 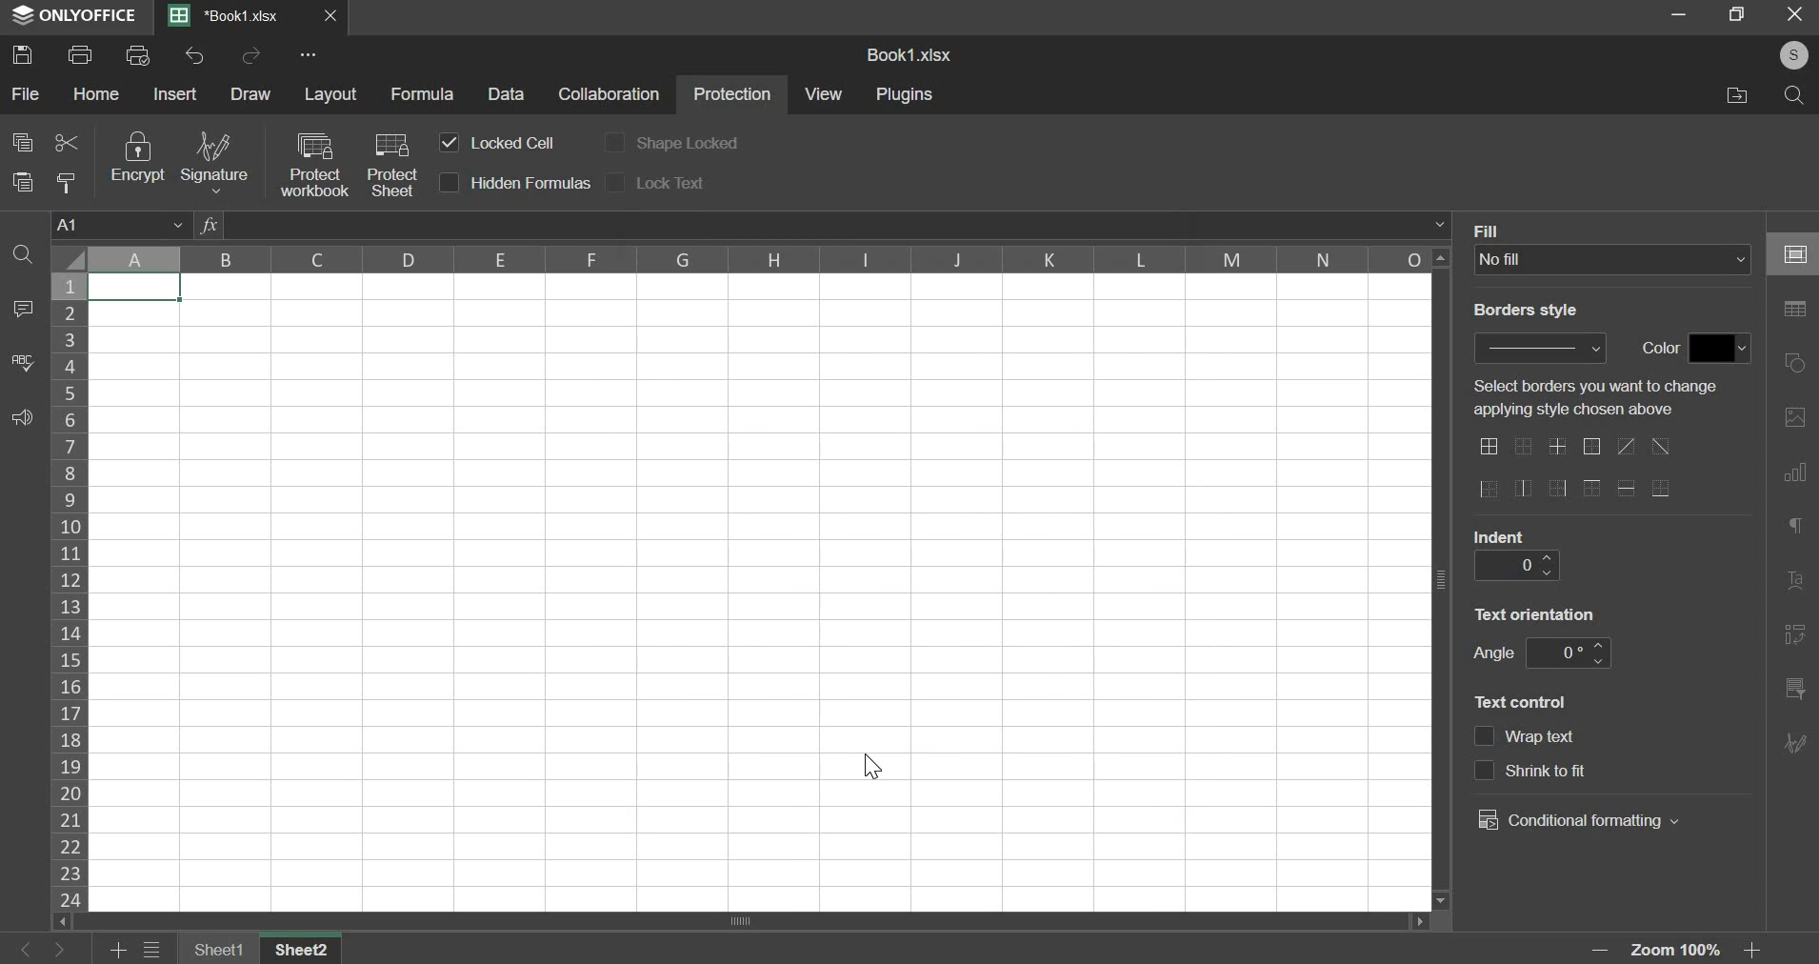 What do you see at coordinates (22, 141) in the screenshot?
I see `copy` at bounding box center [22, 141].